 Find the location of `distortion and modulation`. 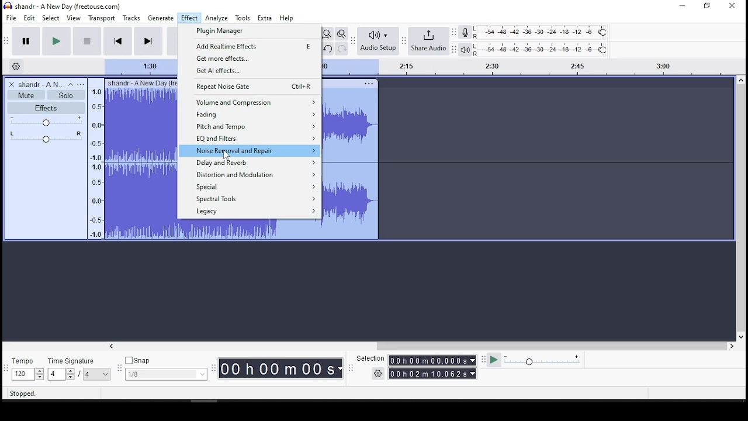

distortion and modulation is located at coordinates (248, 174).